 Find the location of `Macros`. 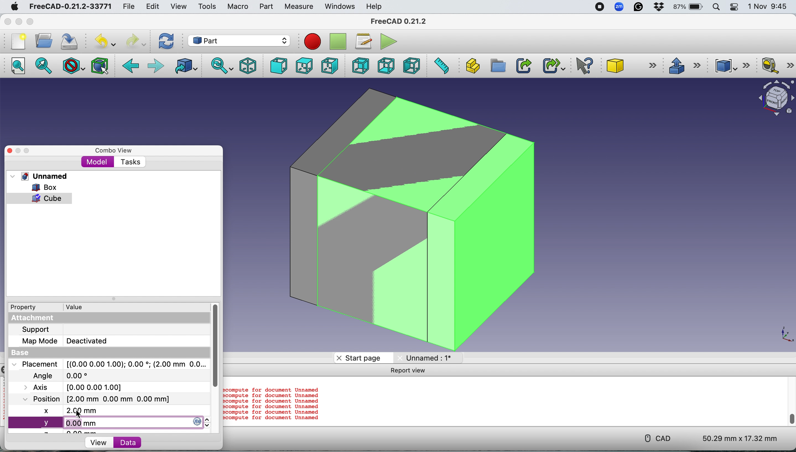

Macros is located at coordinates (365, 42).